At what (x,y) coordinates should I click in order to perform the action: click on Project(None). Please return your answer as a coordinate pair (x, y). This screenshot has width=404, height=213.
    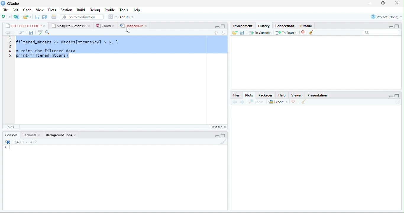
    Looking at the image, I should click on (387, 17).